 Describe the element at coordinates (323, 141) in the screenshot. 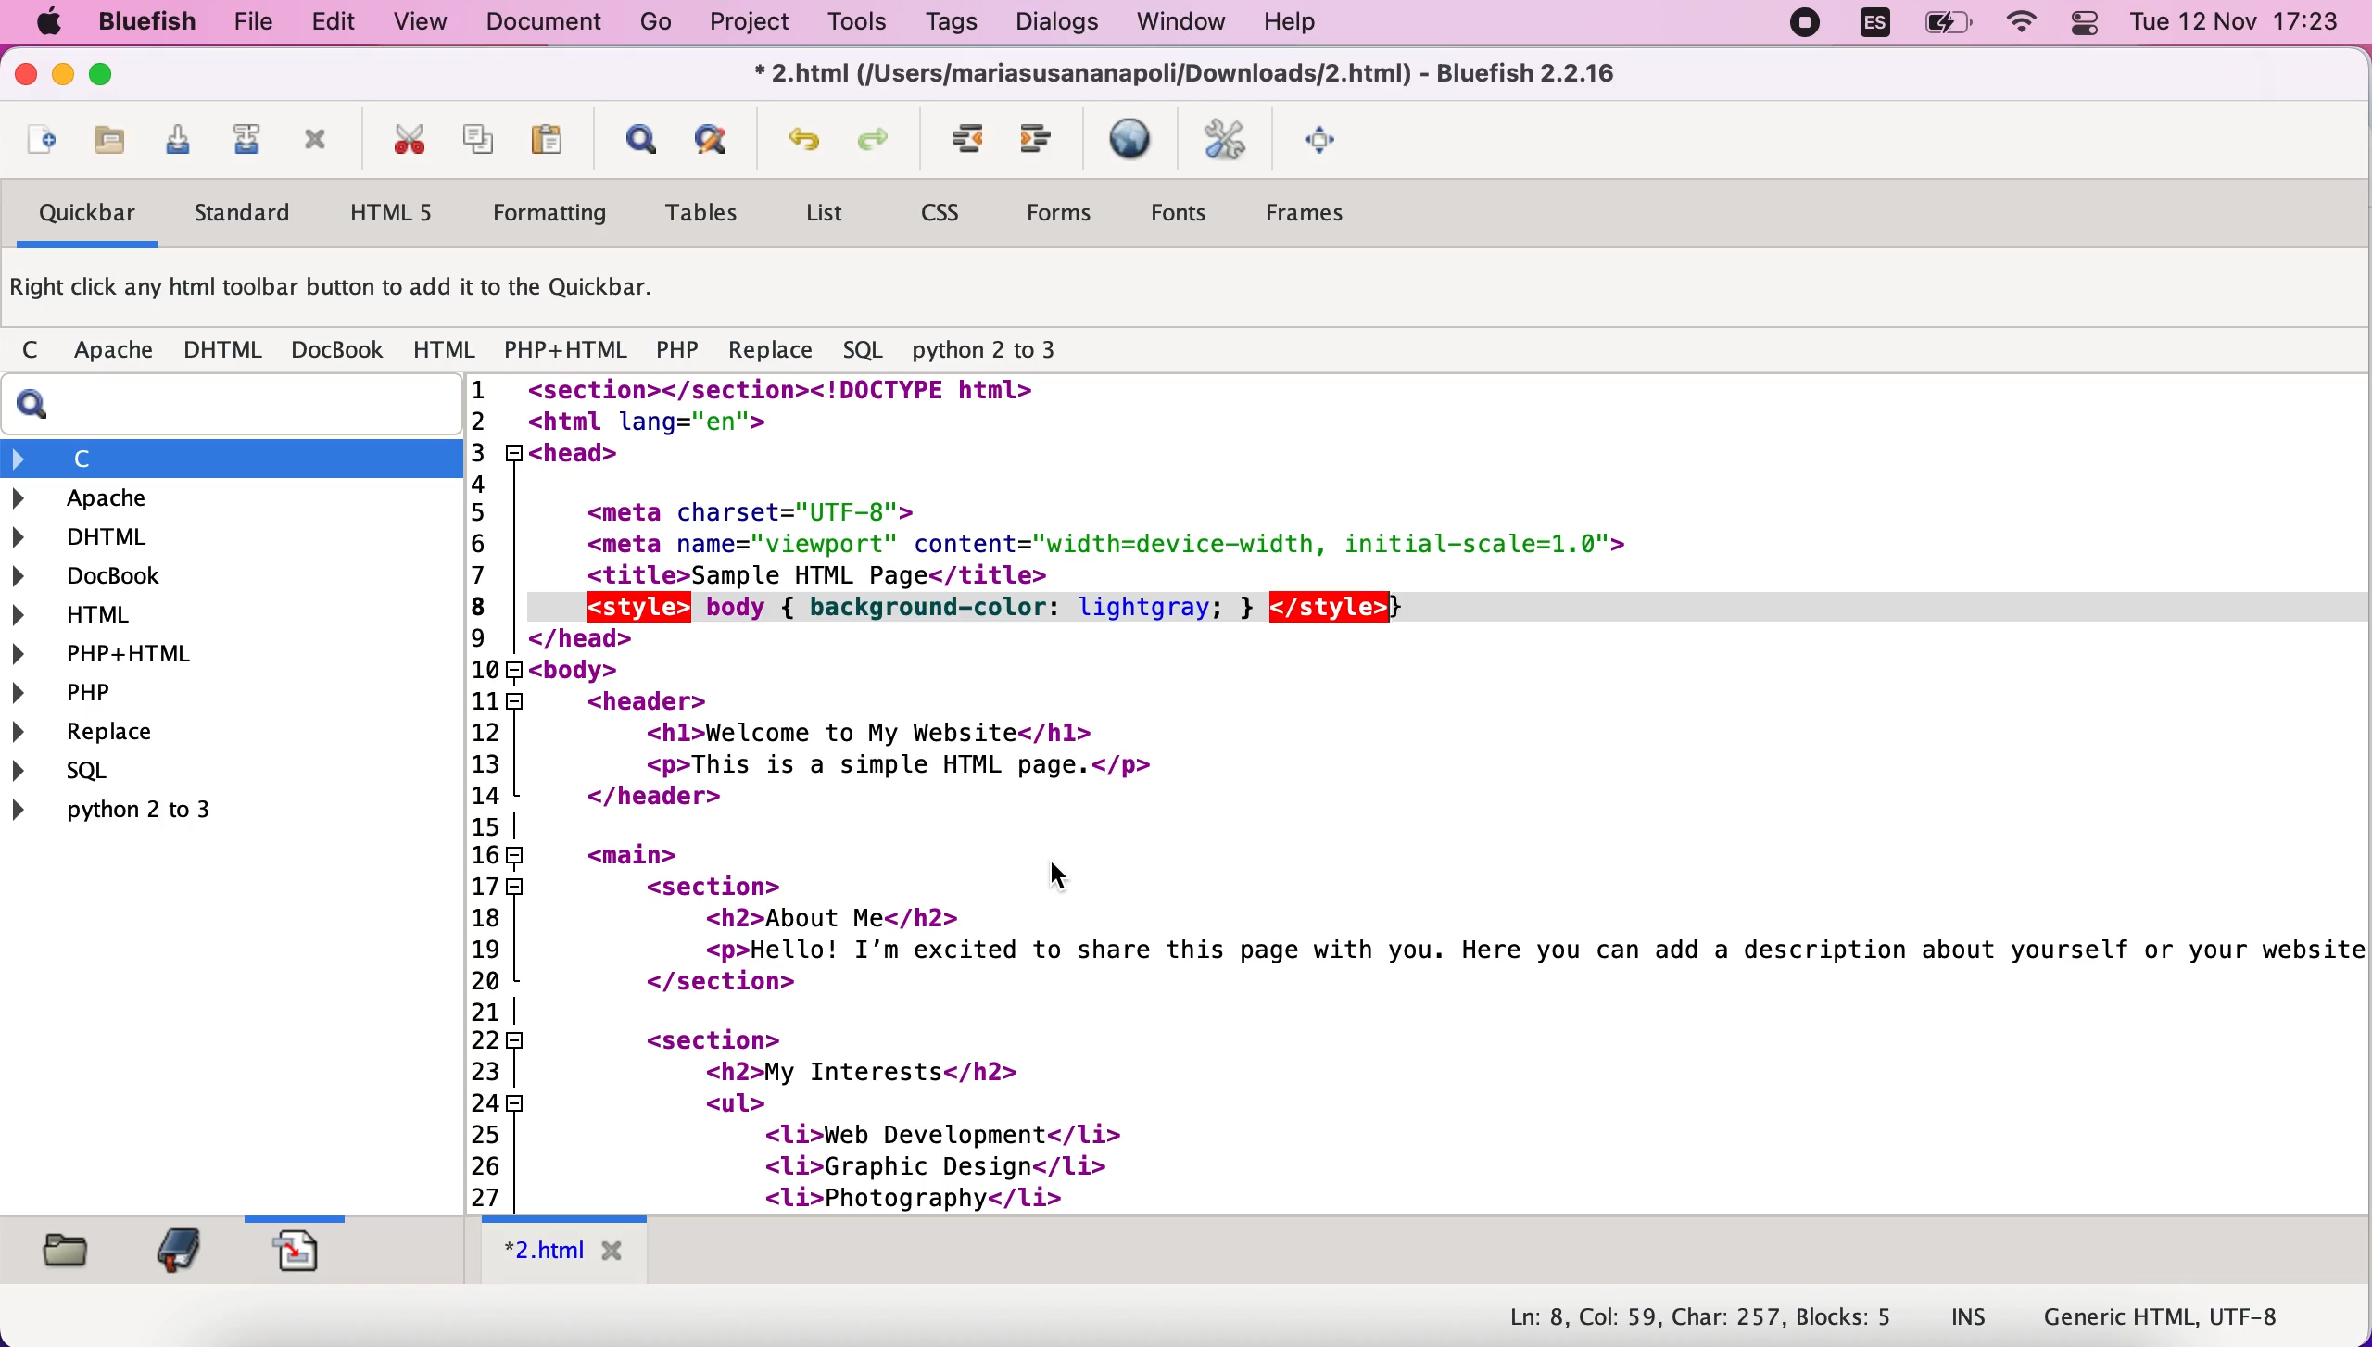

I see `close current file` at that location.